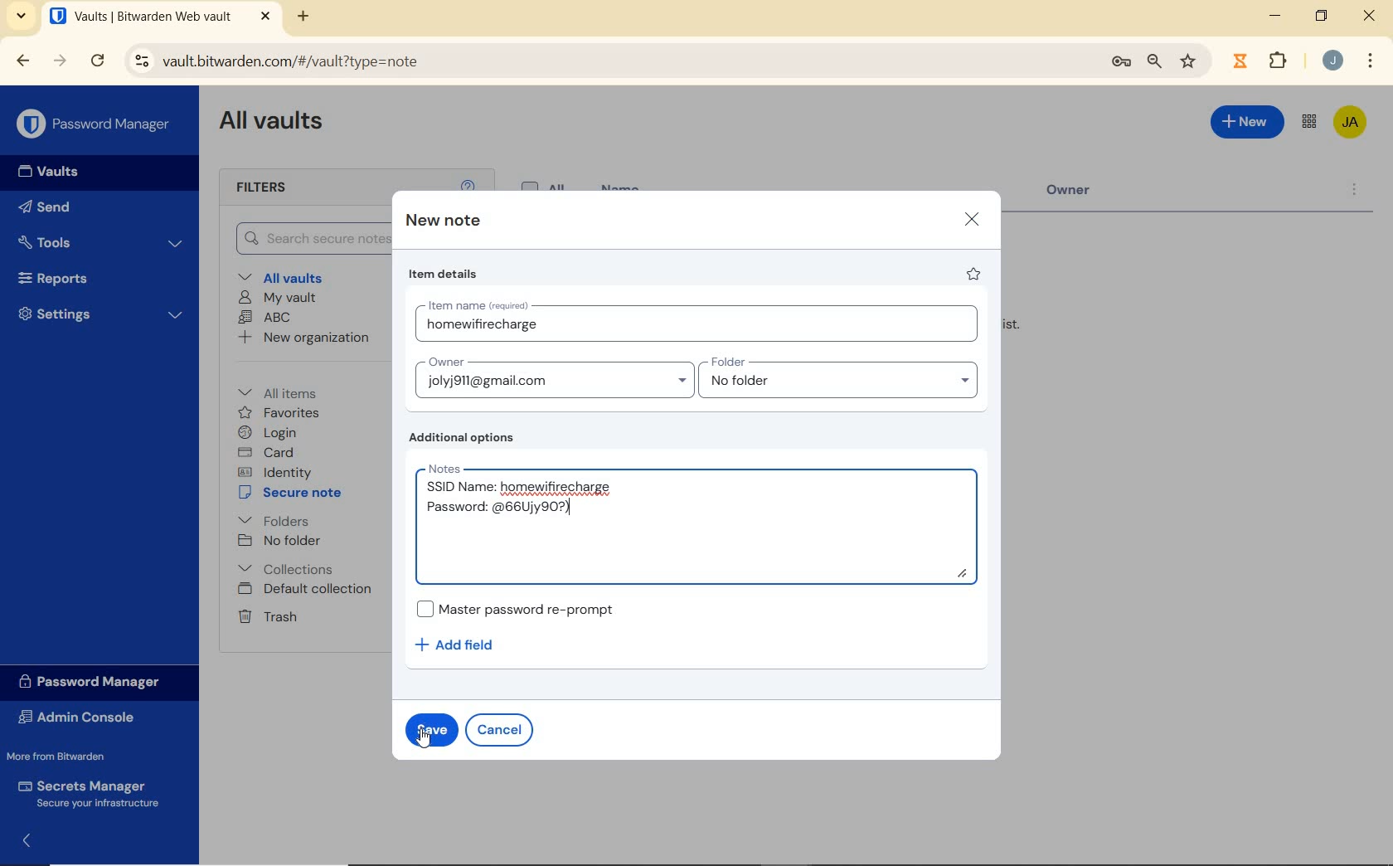  What do you see at coordinates (427, 741) in the screenshot?
I see `cursor` at bounding box center [427, 741].